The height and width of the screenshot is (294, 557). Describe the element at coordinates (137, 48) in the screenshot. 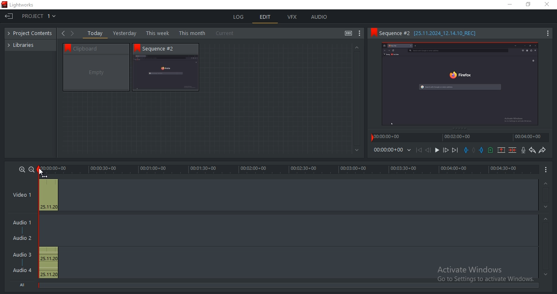

I see `Bookmark icon` at that location.